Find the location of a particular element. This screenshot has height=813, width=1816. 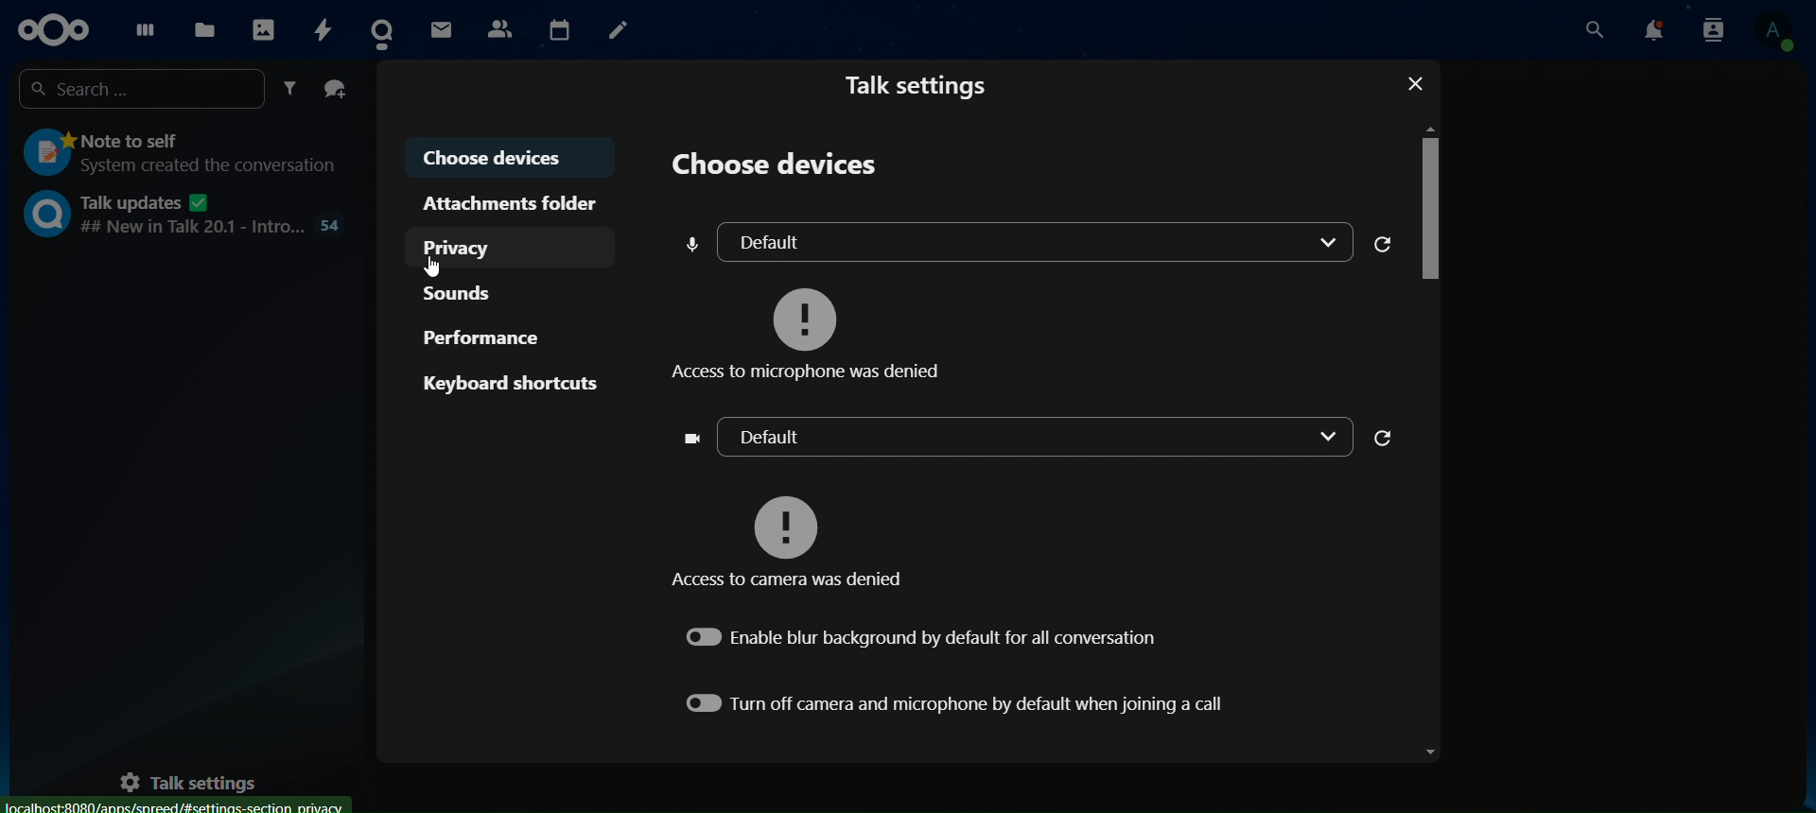

view profile is located at coordinates (1775, 32).